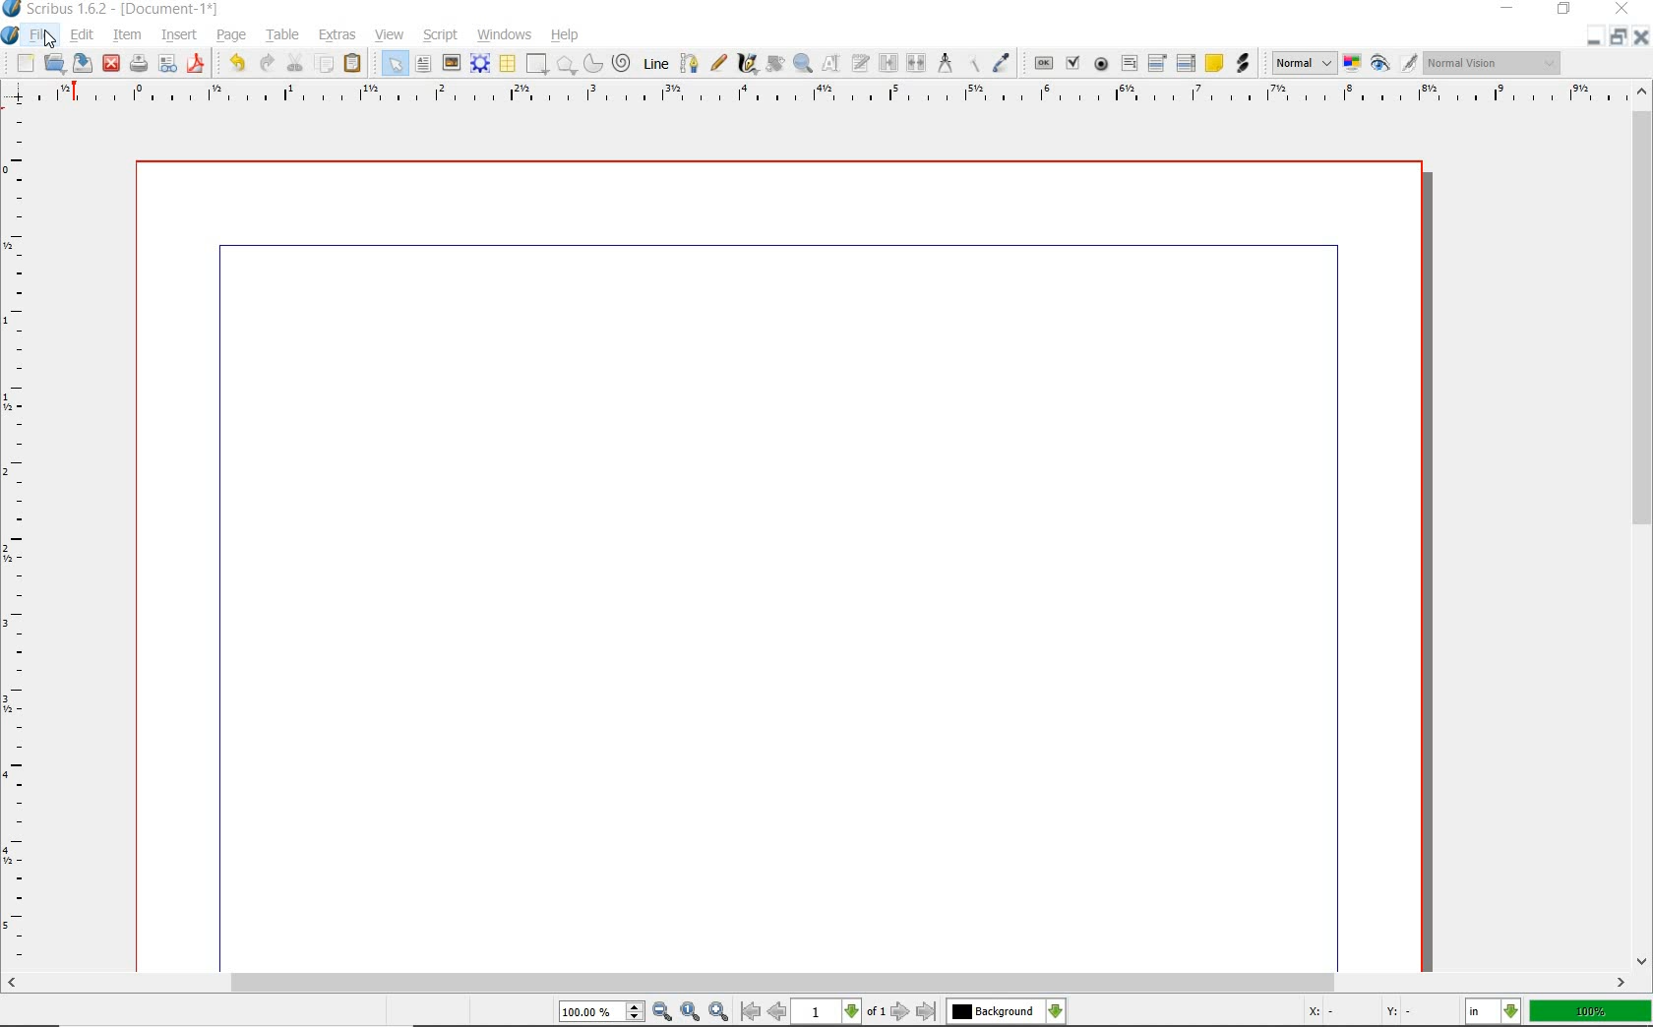 The height and width of the screenshot is (1027, 1653). What do you see at coordinates (505, 33) in the screenshot?
I see `windows` at bounding box center [505, 33].